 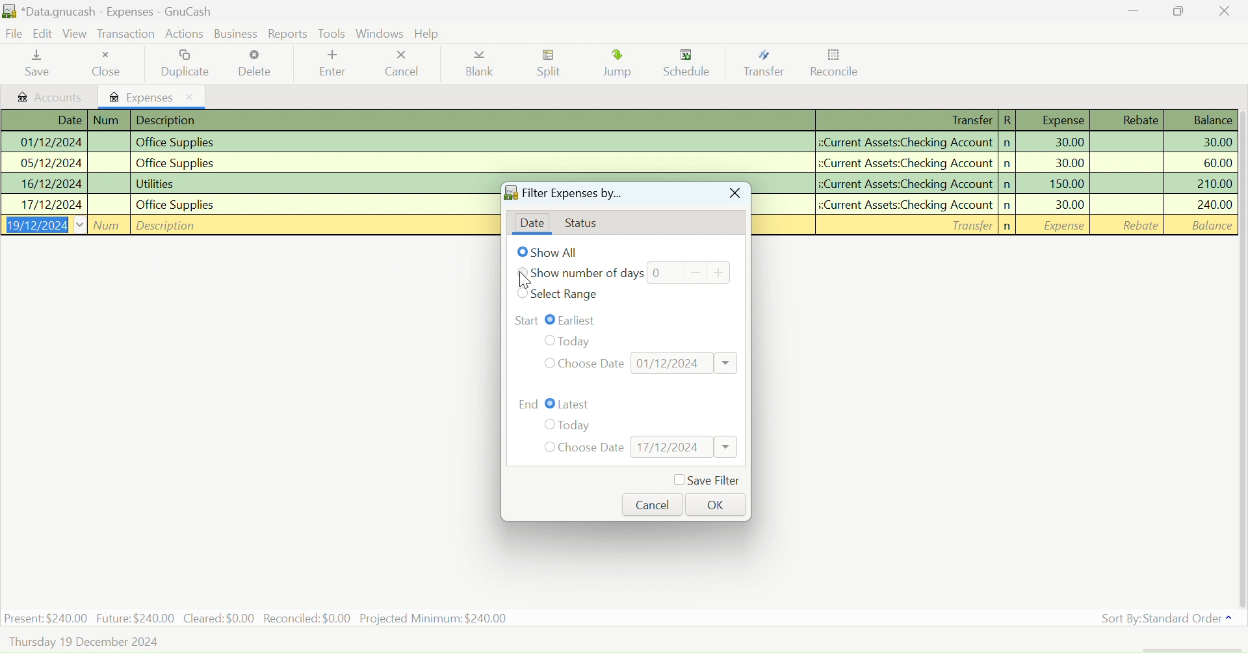 What do you see at coordinates (85, 643) in the screenshot?
I see `Thursday, 19 December 2024` at bounding box center [85, 643].